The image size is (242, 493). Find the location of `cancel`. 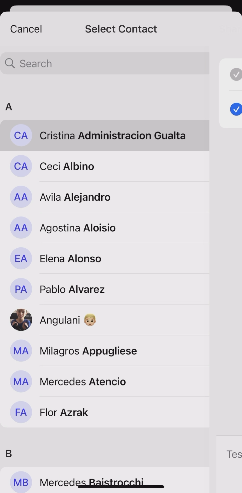

cancel is located at coordinates (25, 28).